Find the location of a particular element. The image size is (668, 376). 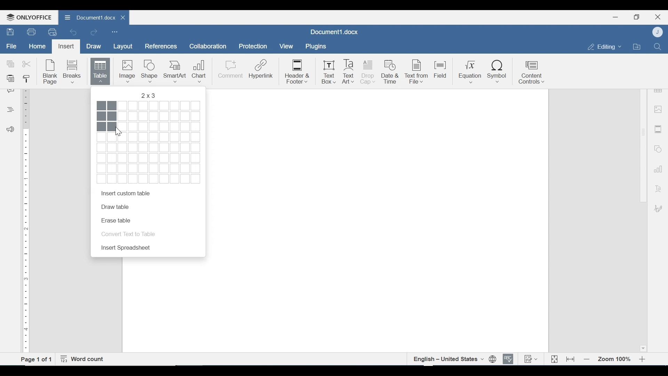

OnlyOffice is located at coordinates (28, 17).